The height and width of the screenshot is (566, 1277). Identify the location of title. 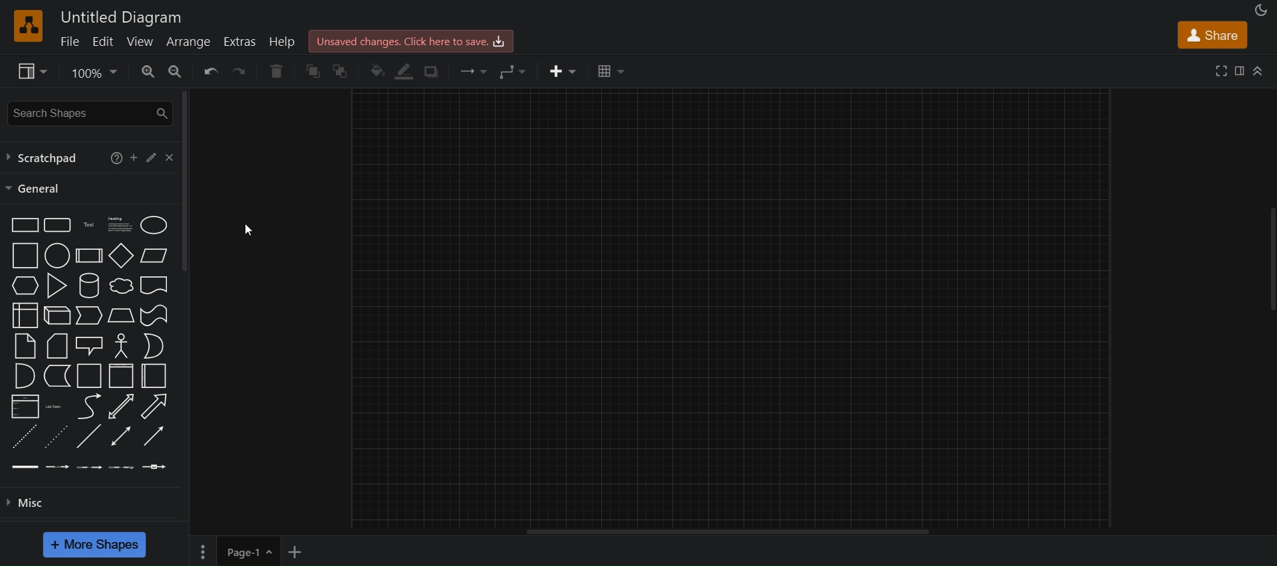
(122, 17).